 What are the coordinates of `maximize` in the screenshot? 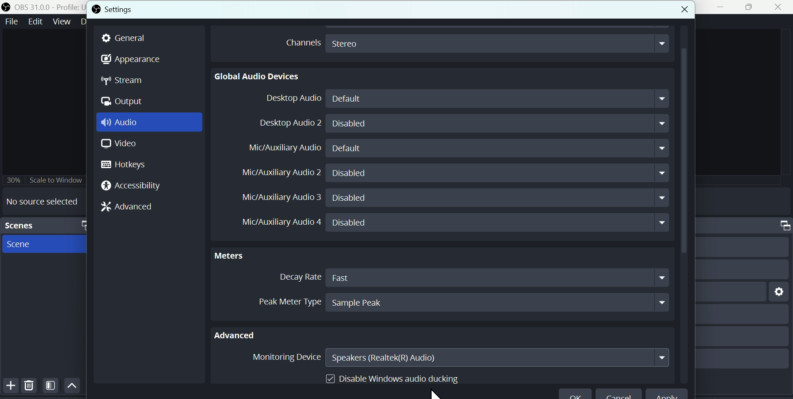 It's located at (82, 225).